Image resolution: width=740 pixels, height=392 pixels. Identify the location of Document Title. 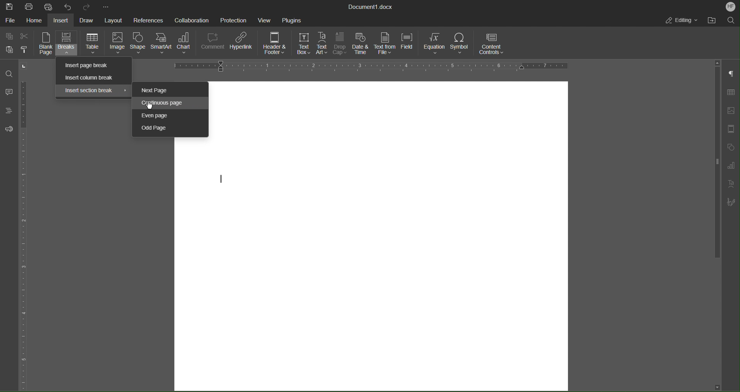
(368, 7).